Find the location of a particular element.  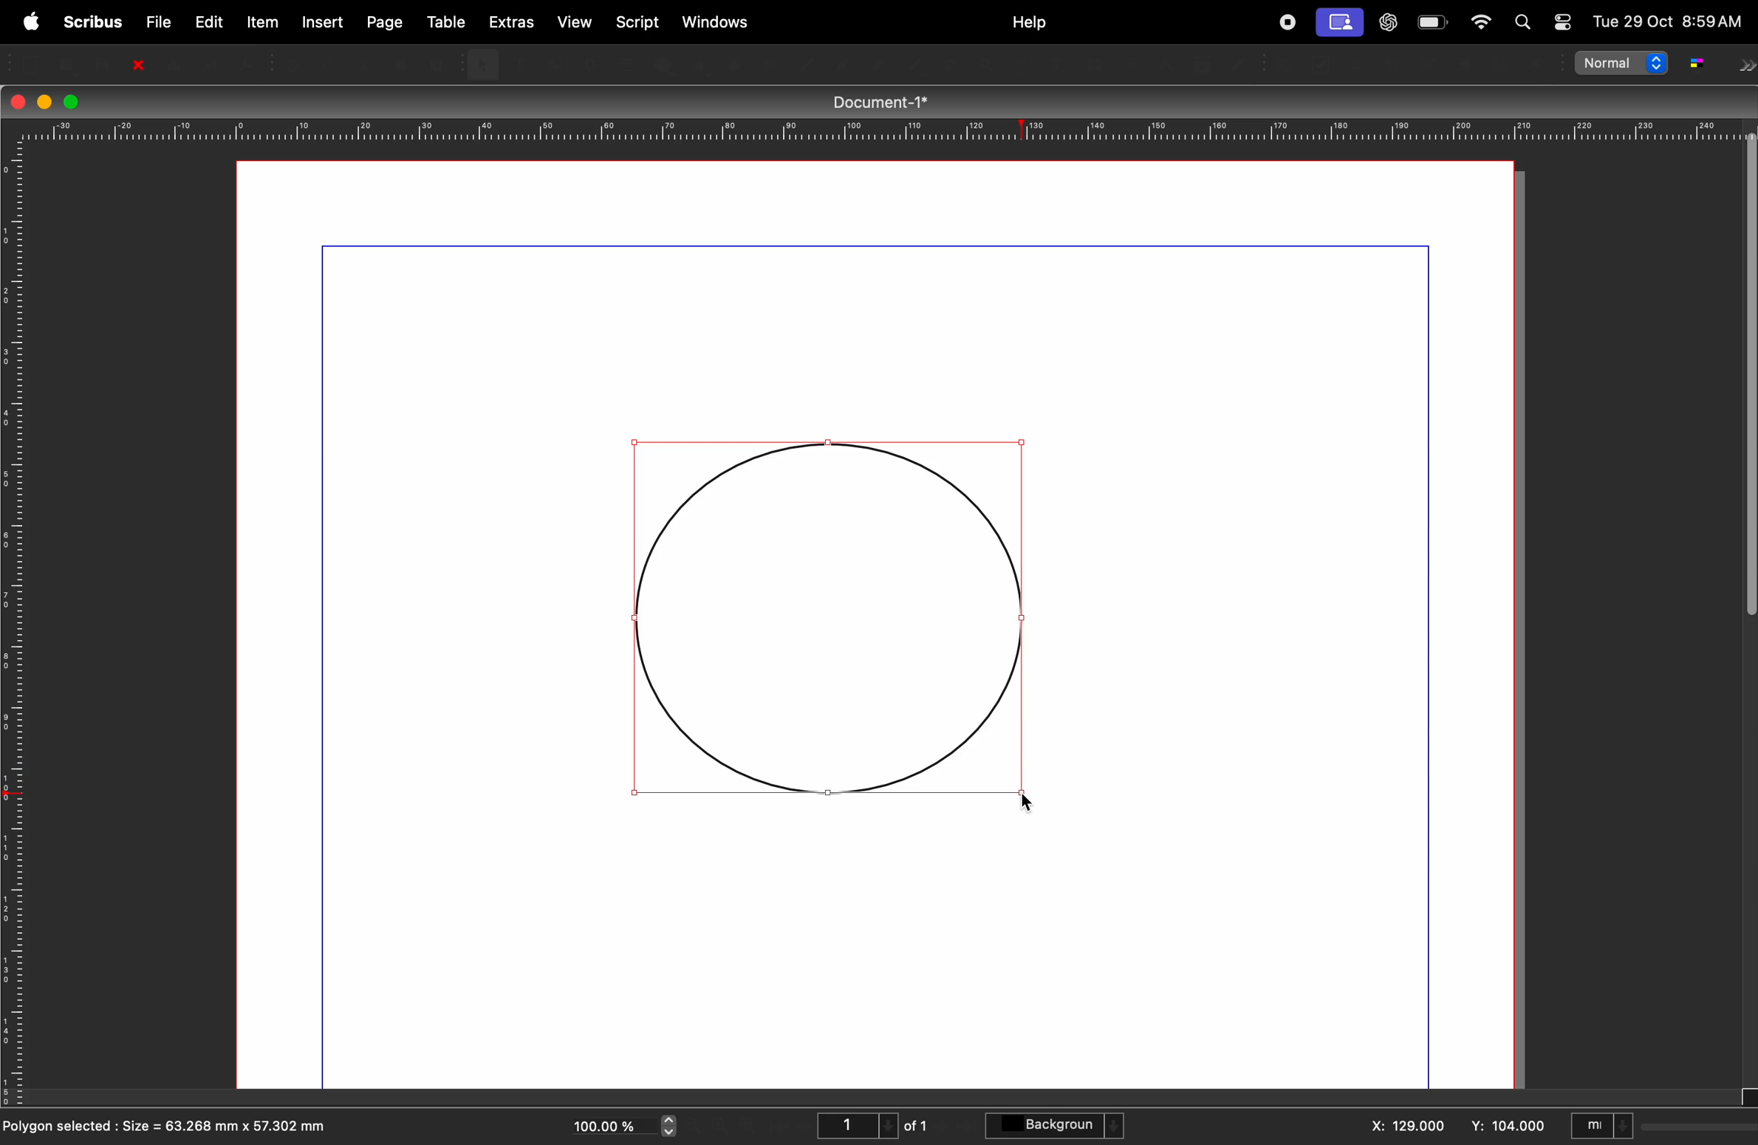

Document-1* is located at coordinates (889, 101).